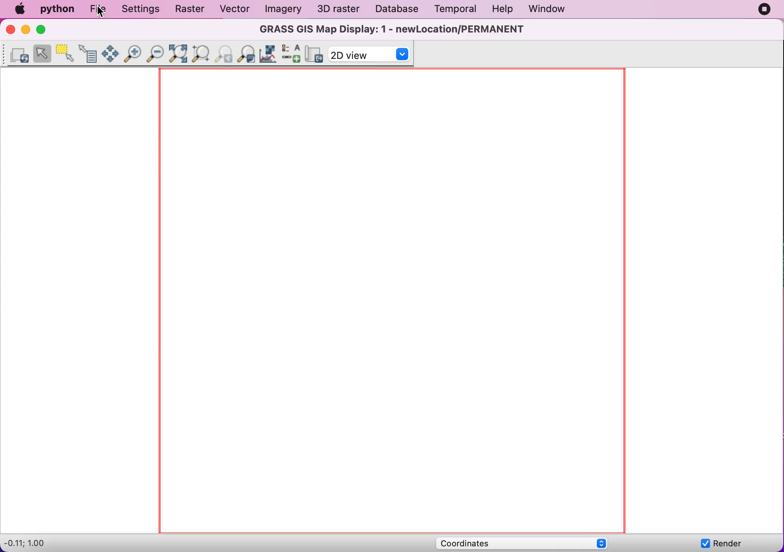  Describe the element at coordinates (87, 53) in the screenshot. I see `Query raster/vector maps` at that location.